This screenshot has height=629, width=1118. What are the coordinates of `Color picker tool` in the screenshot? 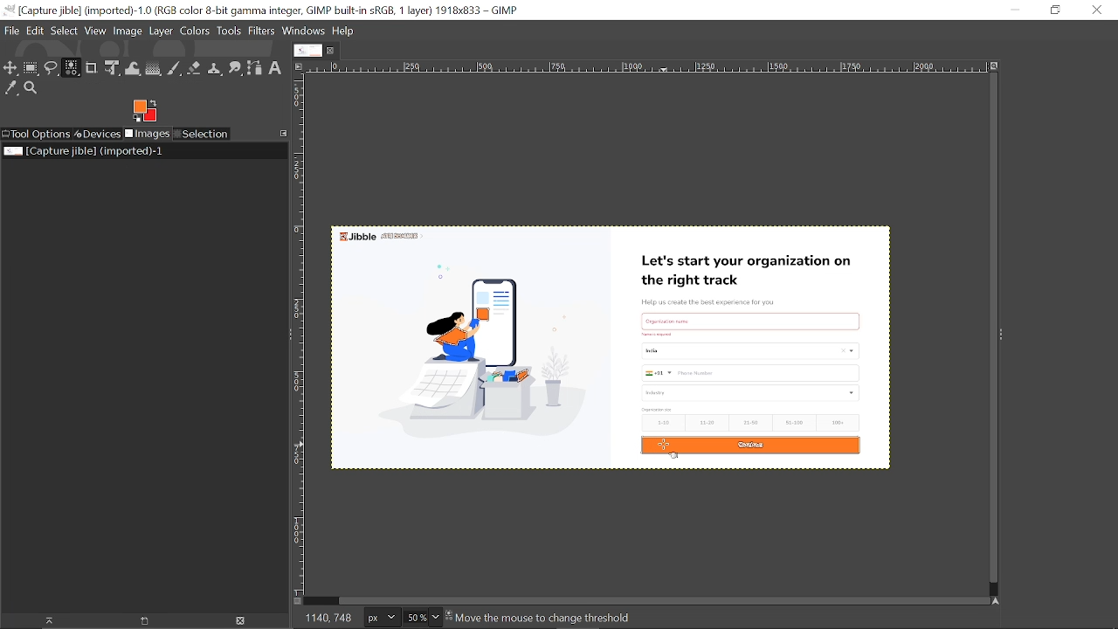 It's located at (11, 89).